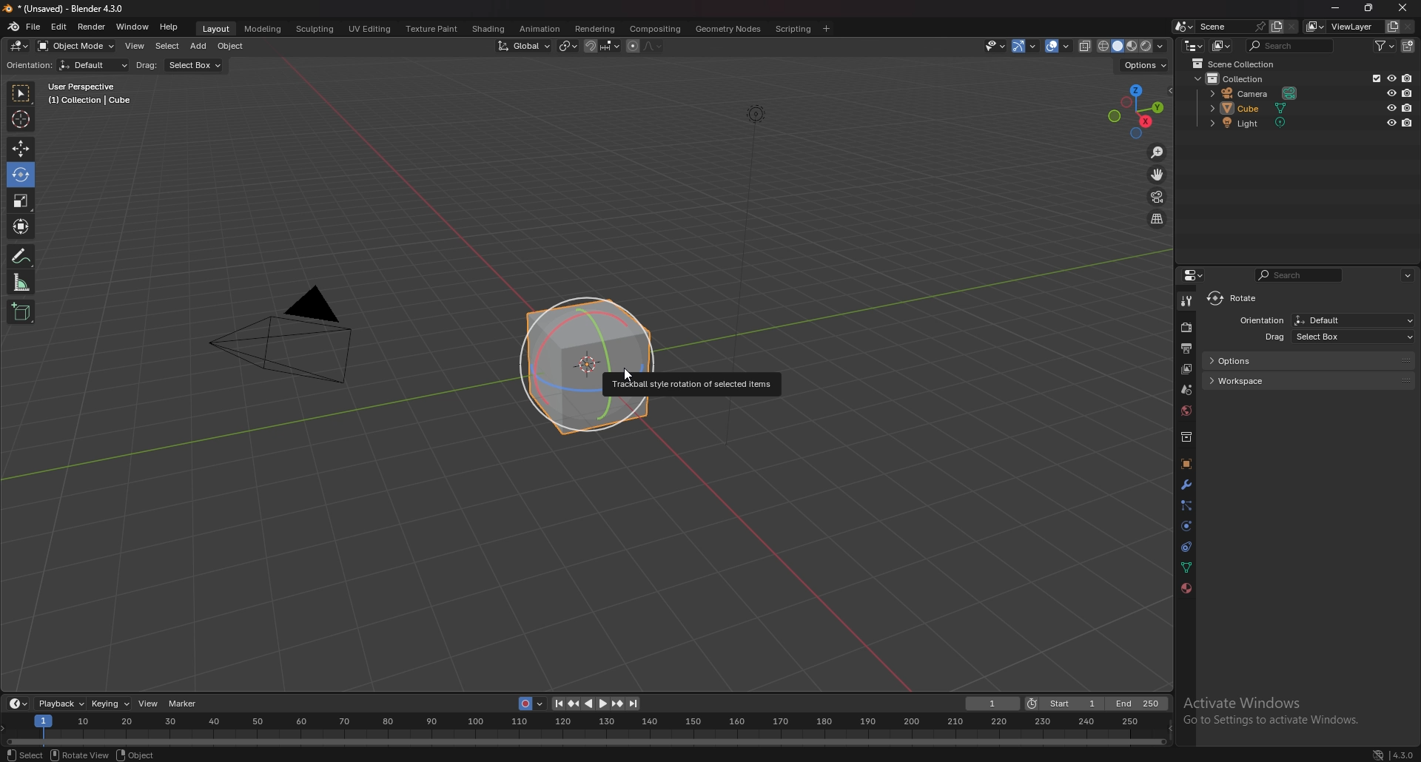  What do you see at coordinates (20, 118) in the screenshot?
I see `cursor` at bounding box center [20, 118].